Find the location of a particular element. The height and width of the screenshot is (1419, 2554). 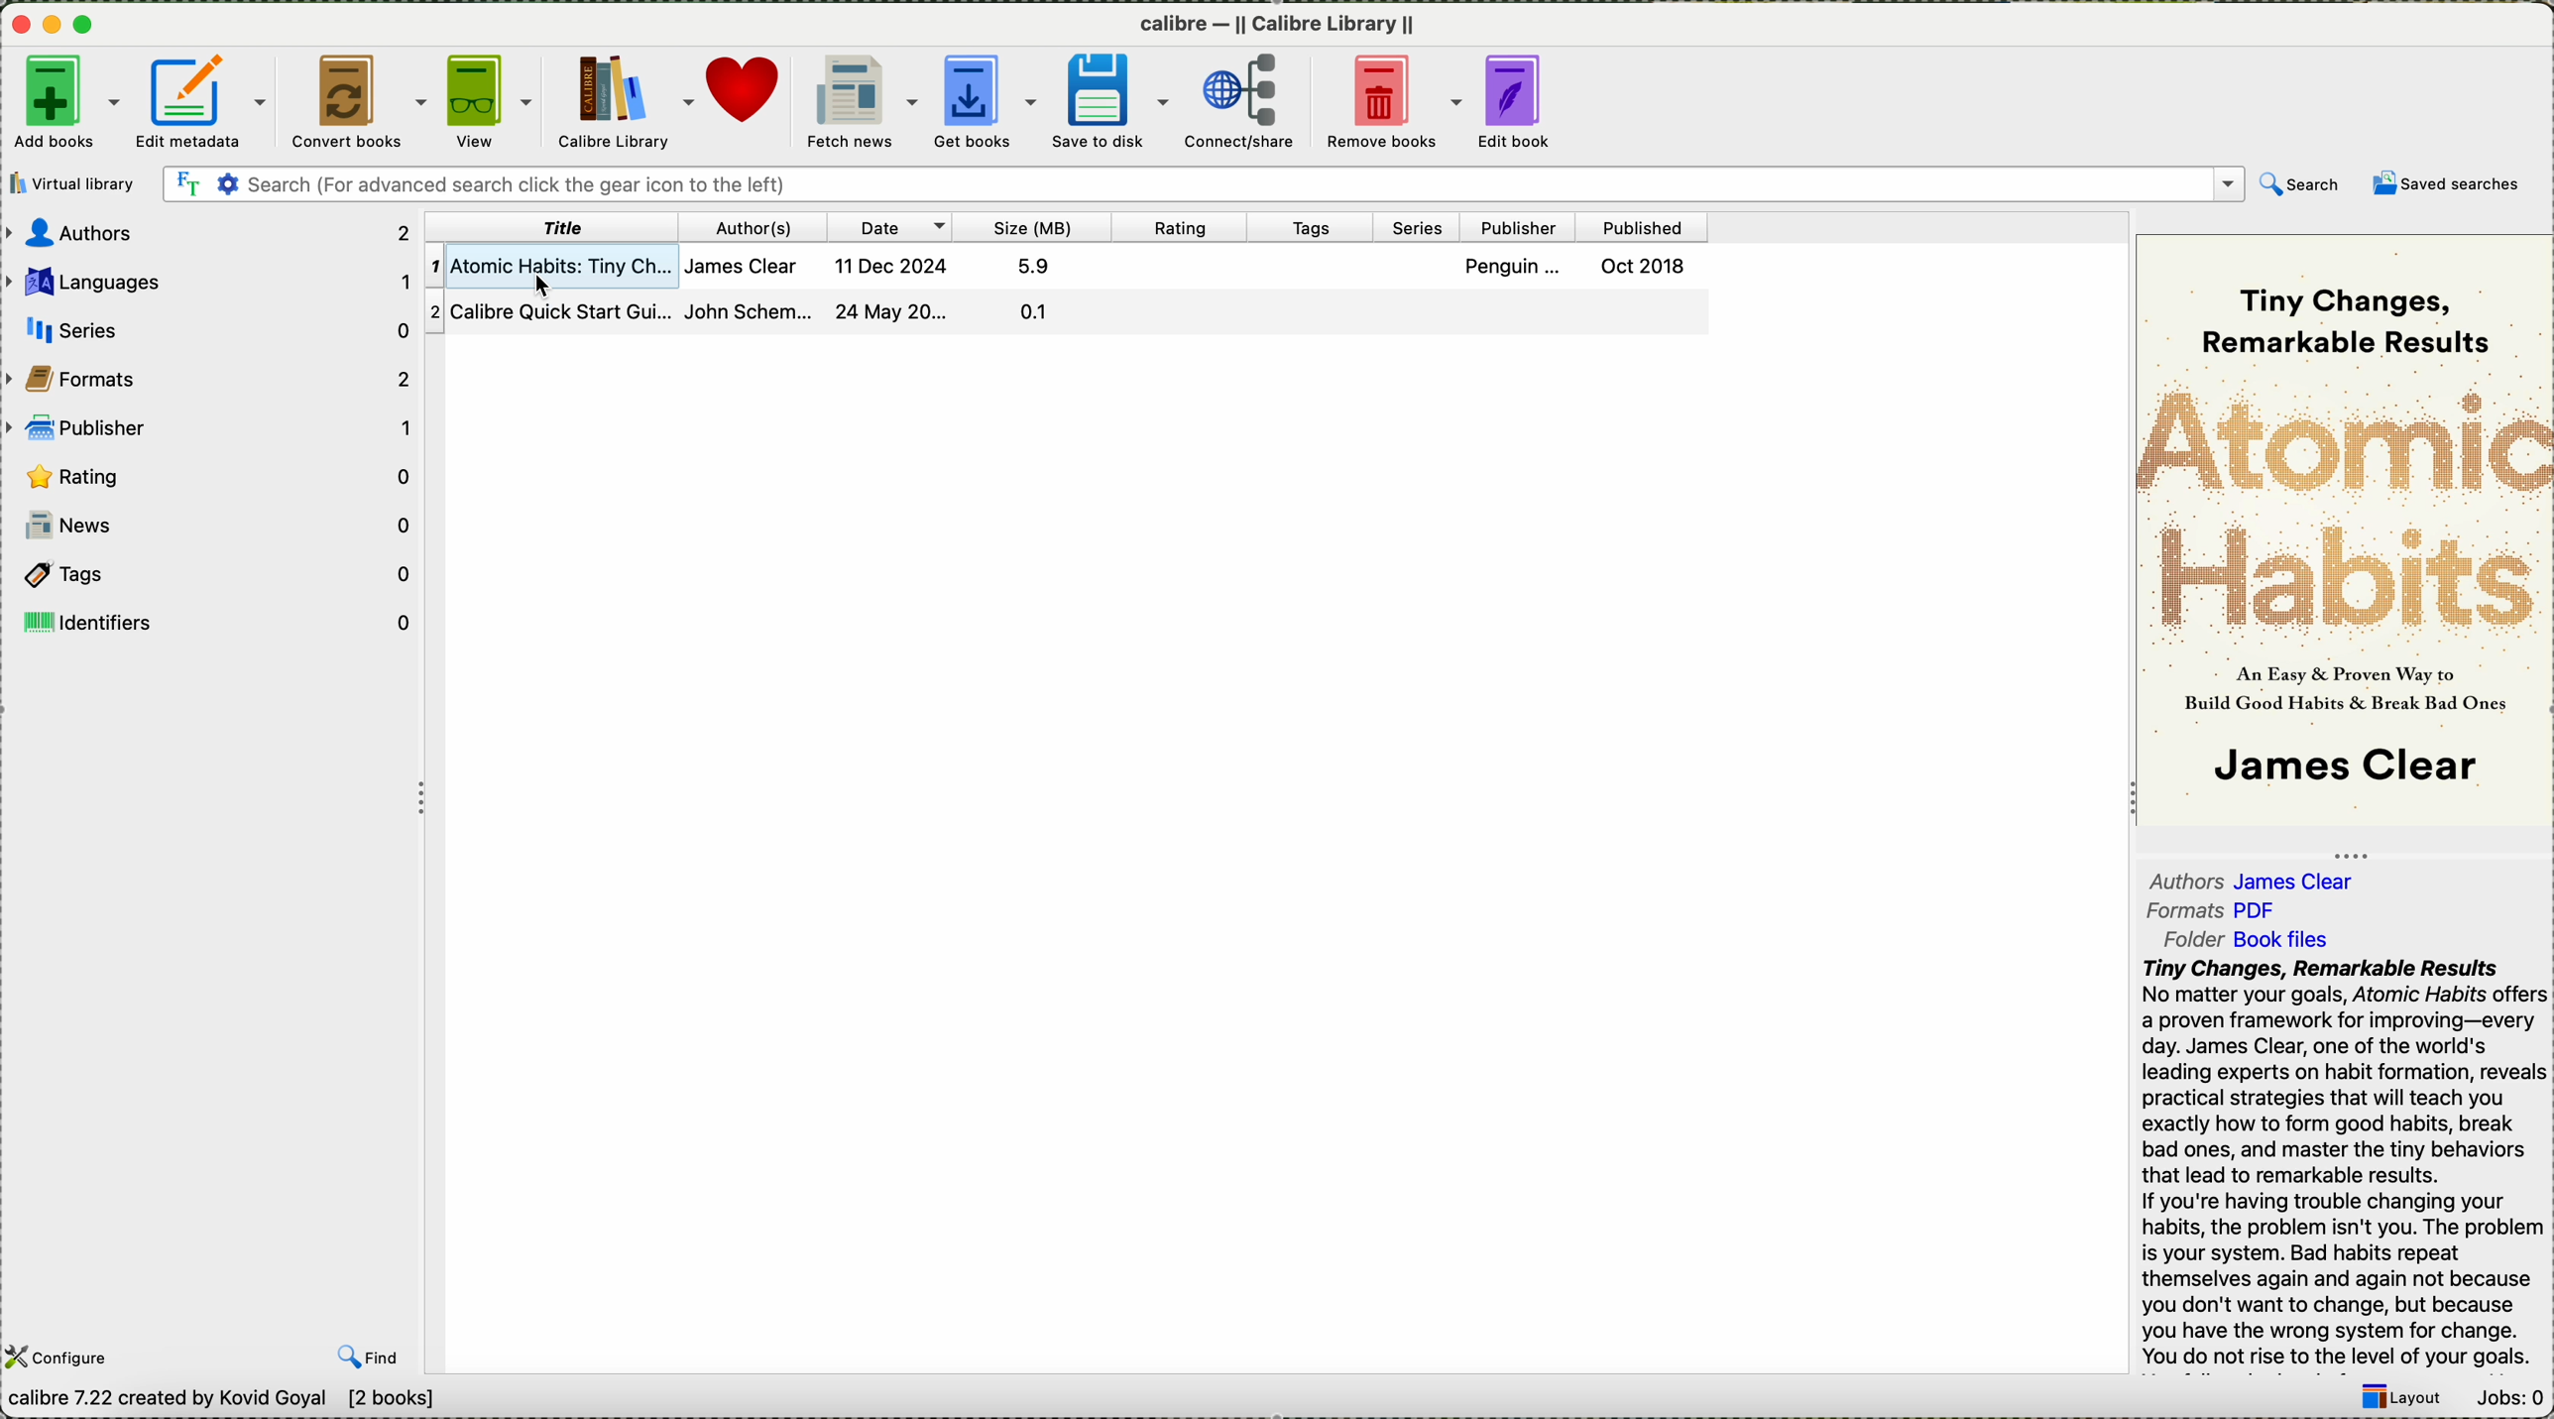

series is located at coordinates (1418, 226).